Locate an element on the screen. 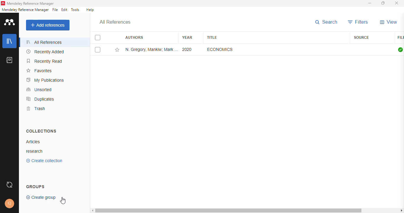  close is located at coordinates (397, 3).